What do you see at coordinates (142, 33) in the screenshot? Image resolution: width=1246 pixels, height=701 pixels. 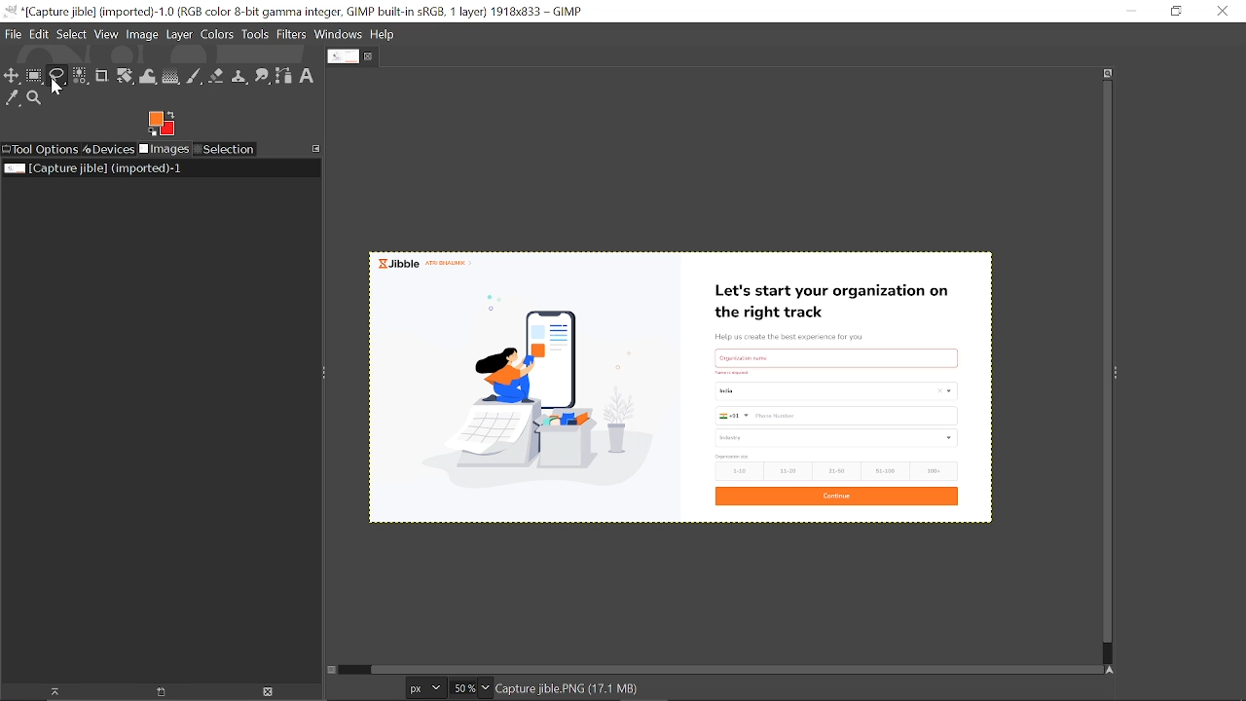 I see `Image` at bounding box center [142, 33].